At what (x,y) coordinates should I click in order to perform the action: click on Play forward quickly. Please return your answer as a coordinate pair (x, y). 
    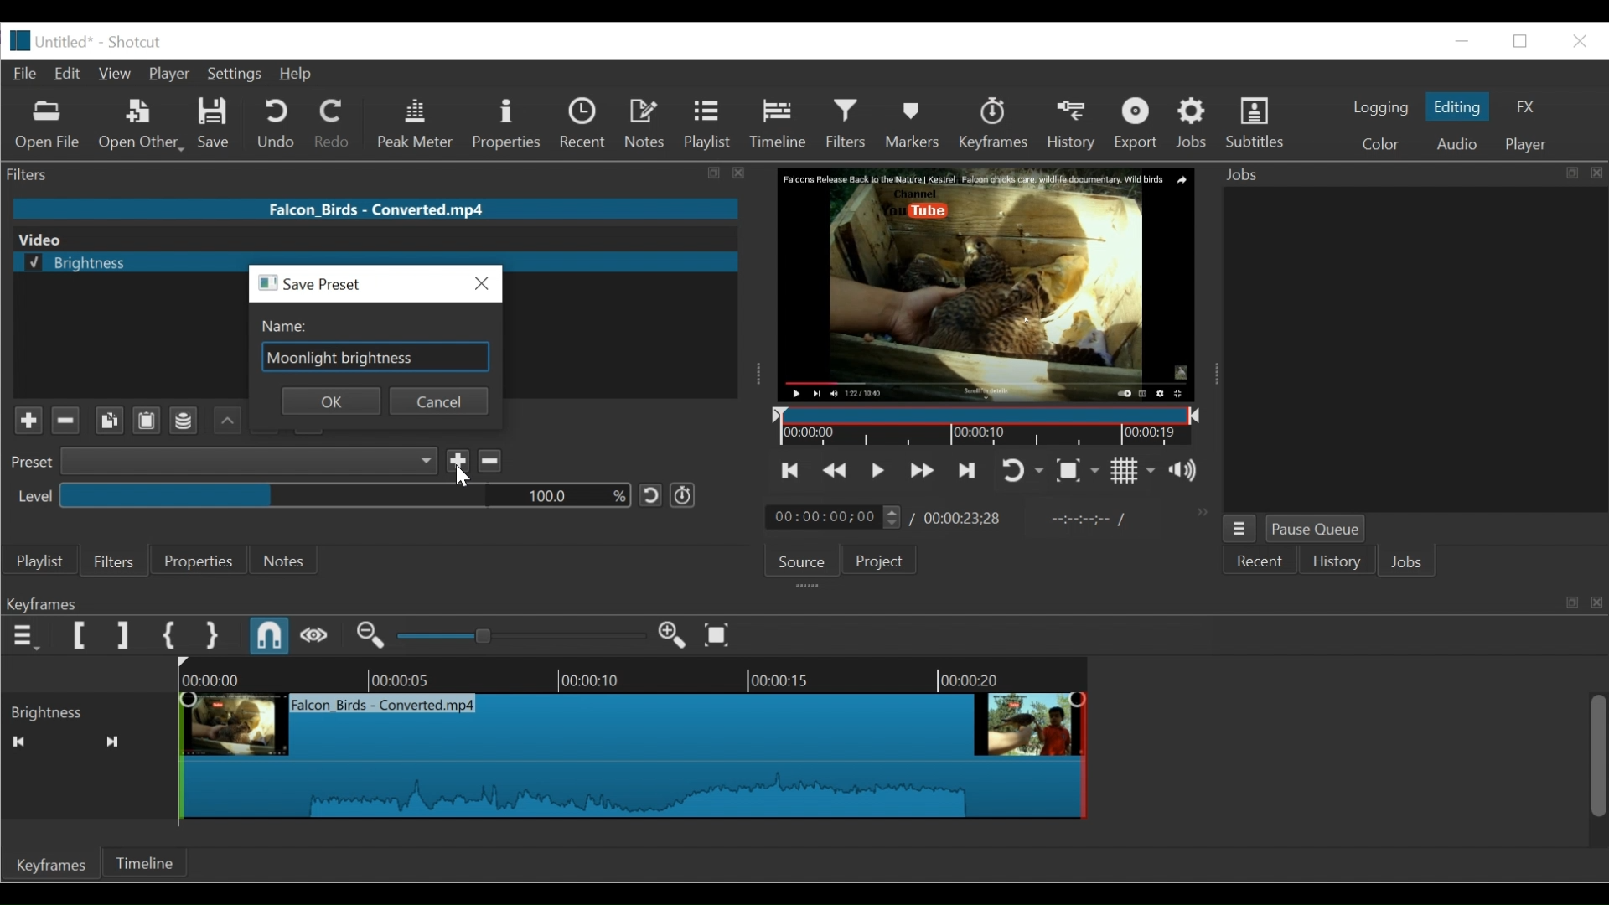
    Looking at the image, I should click on (918, 471).